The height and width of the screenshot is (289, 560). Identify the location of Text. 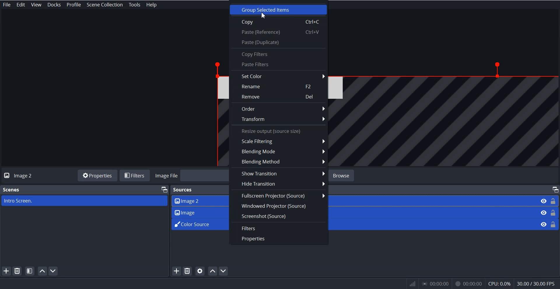
(278, 131).